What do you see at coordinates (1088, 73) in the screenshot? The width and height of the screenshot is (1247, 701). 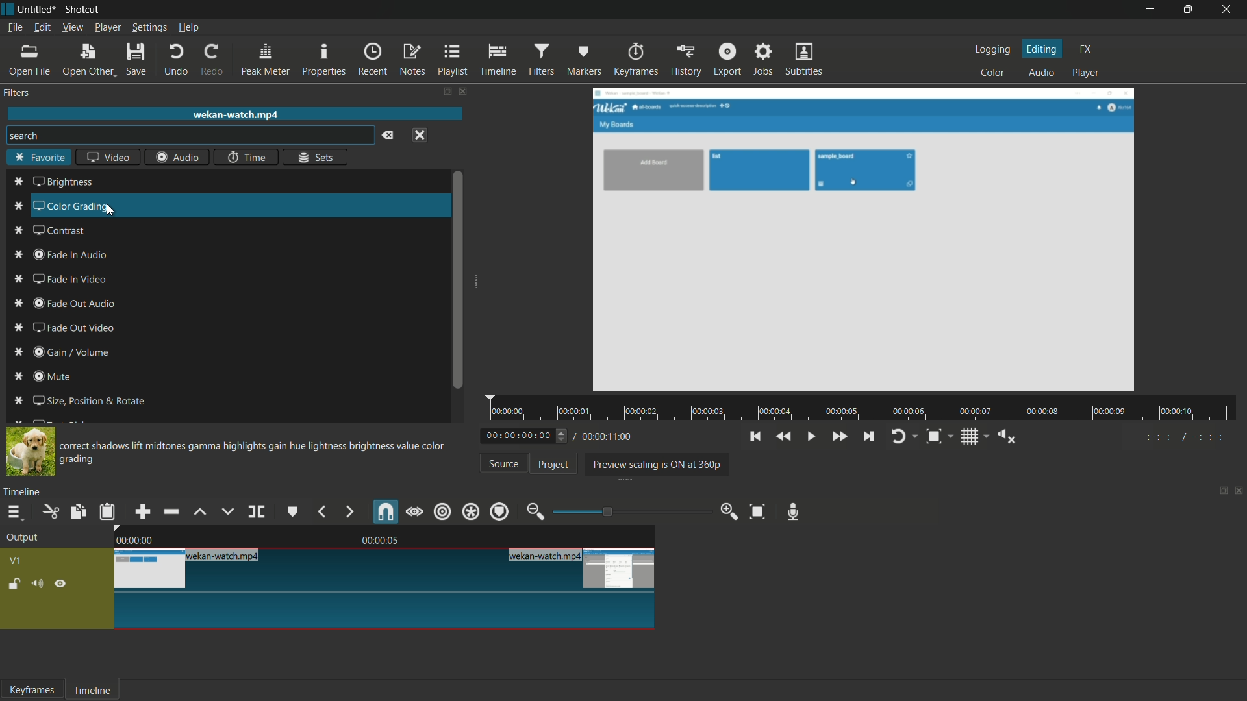 I see `player` at bounding box center [1088, 73].